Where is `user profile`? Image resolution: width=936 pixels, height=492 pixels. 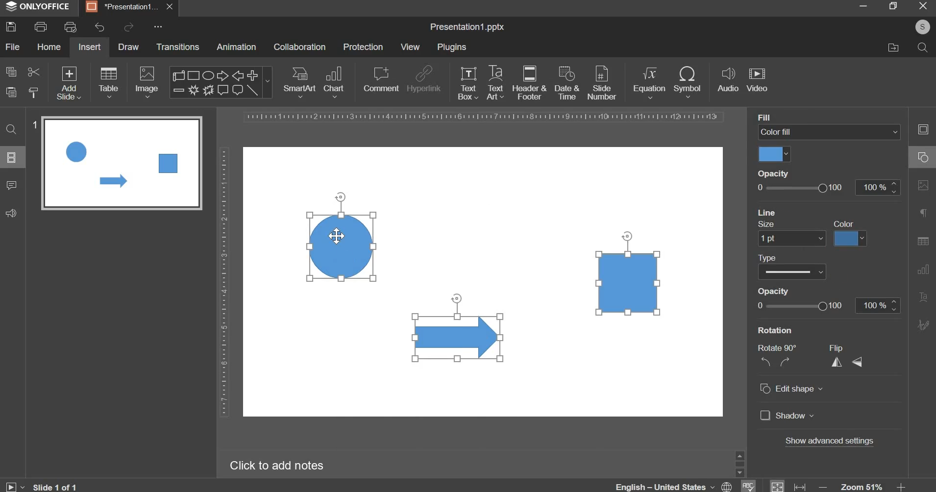
user profile is located at coordinates (922, 27).